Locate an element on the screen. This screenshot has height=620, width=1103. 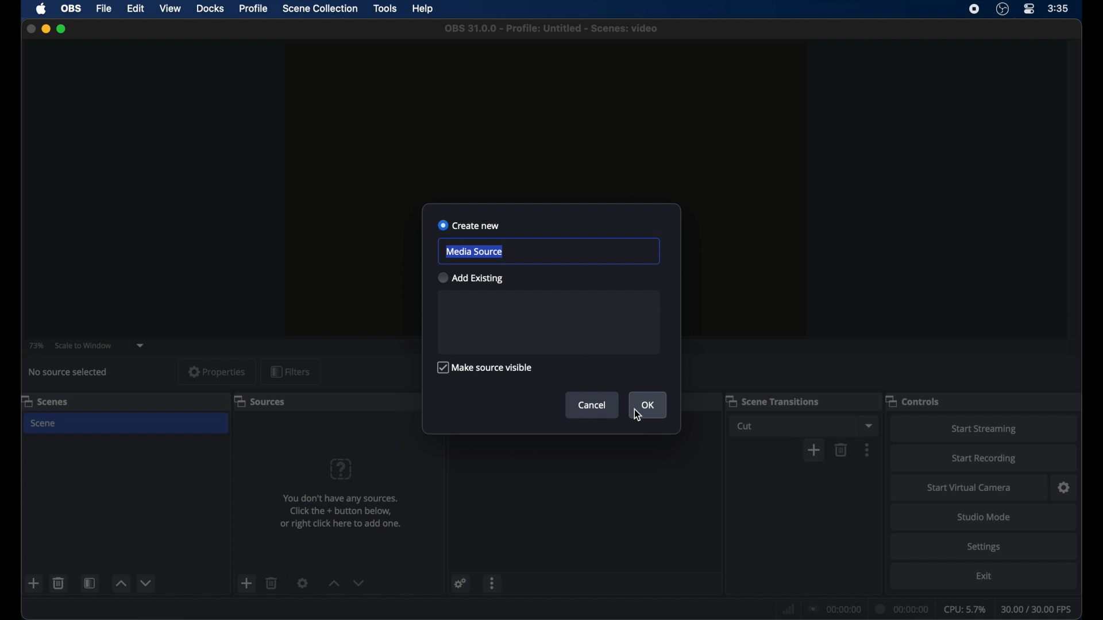
increment is located at coordinates (121, 583).